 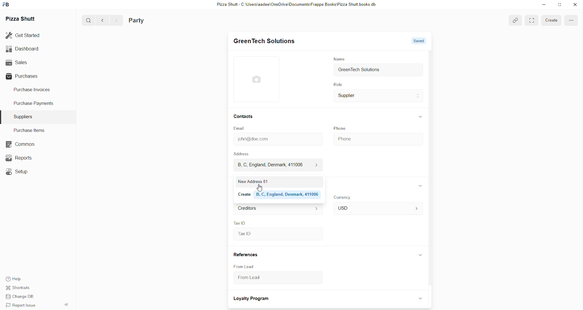 I want to click on GreenTech Solutions, so click(x=264, y=41).